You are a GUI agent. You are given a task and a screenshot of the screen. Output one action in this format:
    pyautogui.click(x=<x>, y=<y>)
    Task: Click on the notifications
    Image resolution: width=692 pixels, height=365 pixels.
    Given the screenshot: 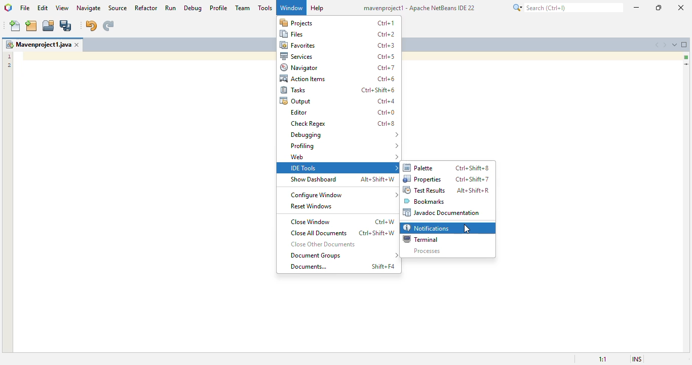 What is the action you would take?
    pyautogui.click(x=428, y=228)
    